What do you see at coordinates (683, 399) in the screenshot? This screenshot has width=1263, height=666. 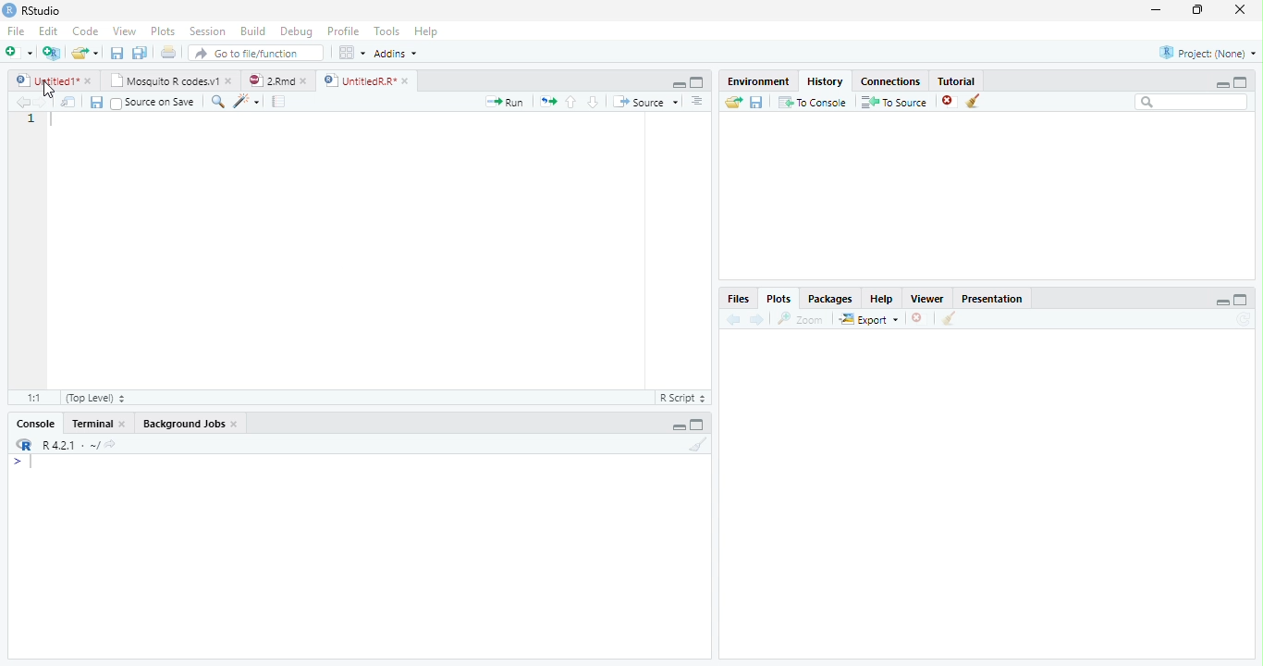 I see `R Script` at bounding box center [683, 399].